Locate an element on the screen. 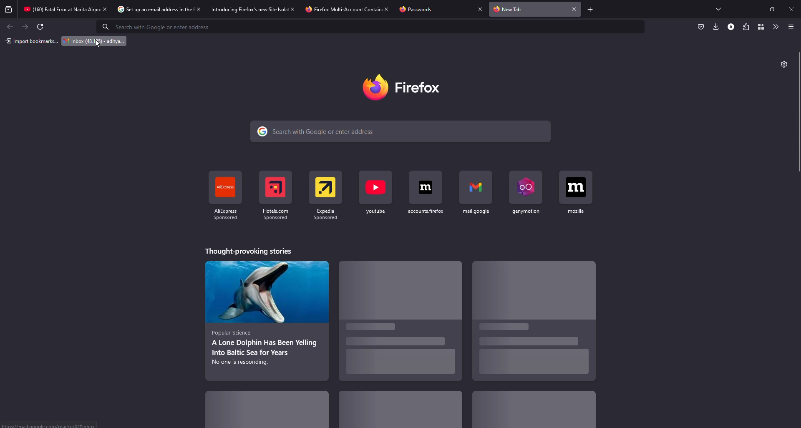 The width and height of the screenshot is (801, 428). container is located at coordinates (759, 26).